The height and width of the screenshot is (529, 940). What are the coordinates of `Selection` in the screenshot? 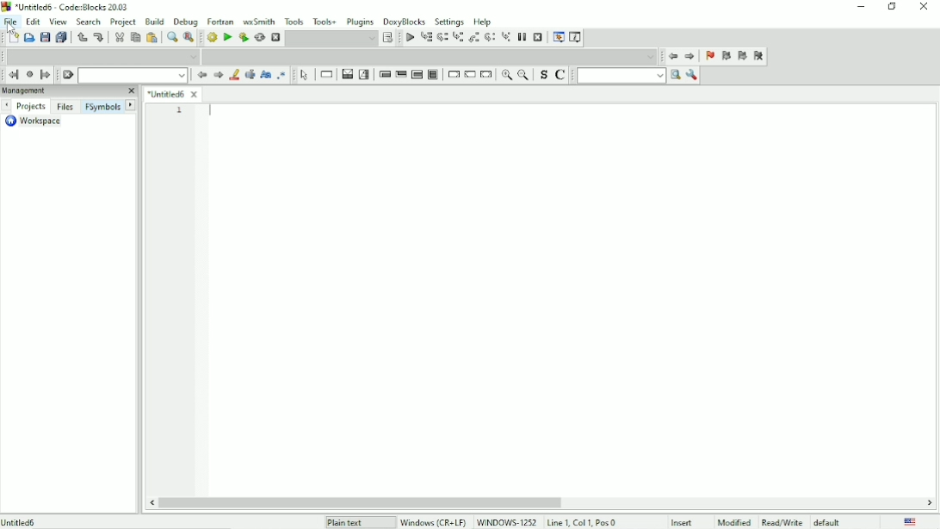 It's located at (365, 74).